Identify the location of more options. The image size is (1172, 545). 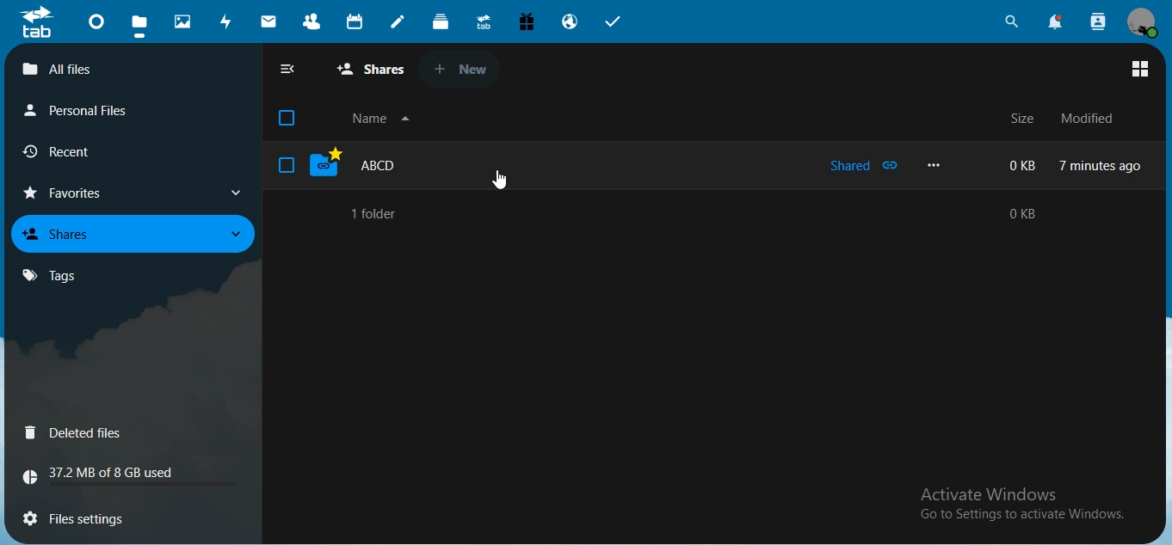
(935, 166).